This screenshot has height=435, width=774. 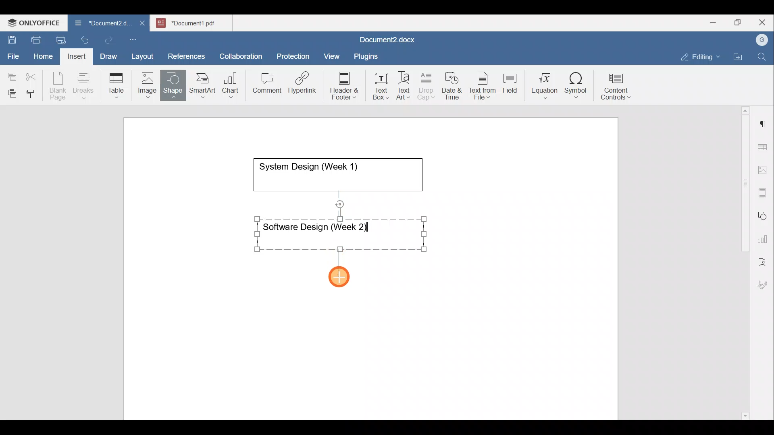 What do you see at coordinates (98, 24) in the screenshot?
I see `Document name` at bounding box center [98, 24].